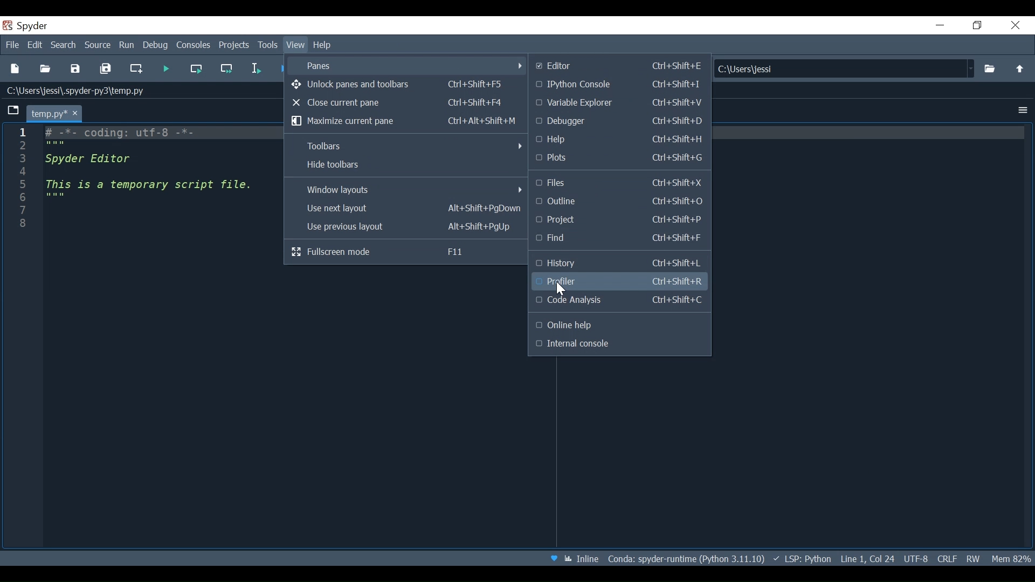 Image resolution: width=1035 pixels, height=582 pixels. I want to click on Spyder Desktop Icon, so click(8, 24).